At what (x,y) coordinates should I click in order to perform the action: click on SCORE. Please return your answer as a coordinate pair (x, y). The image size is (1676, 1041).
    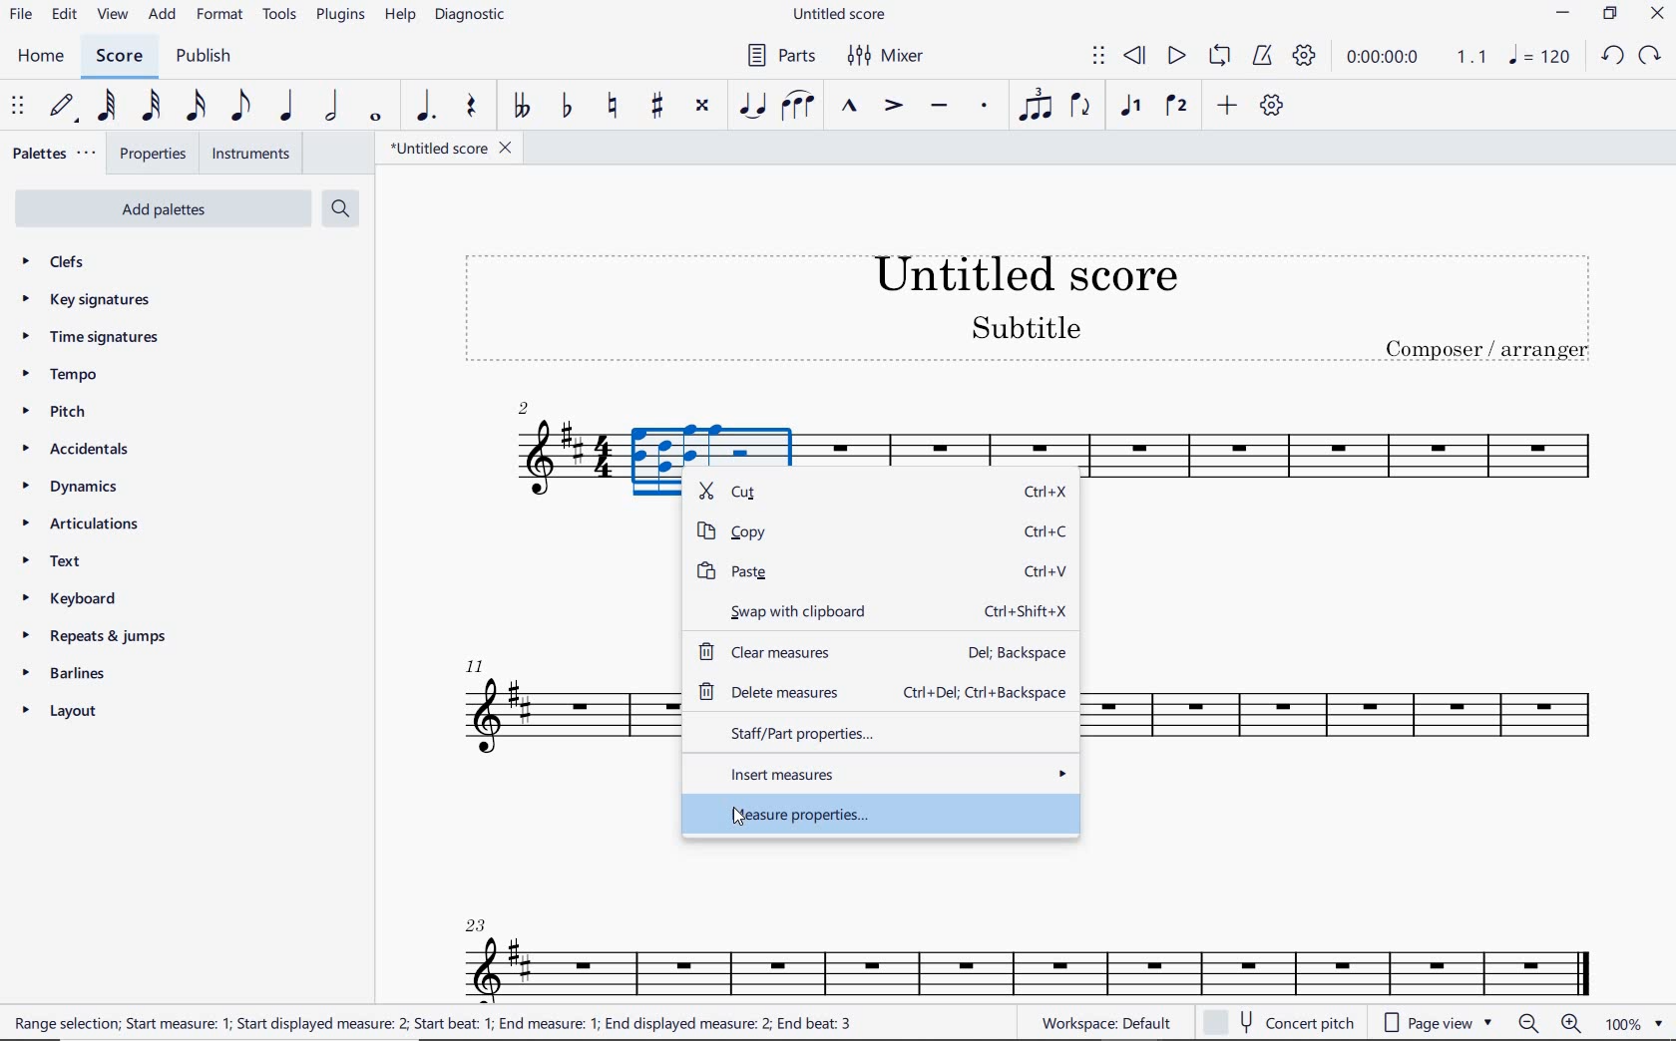
    Looking at the image, I should click on (119, 57).